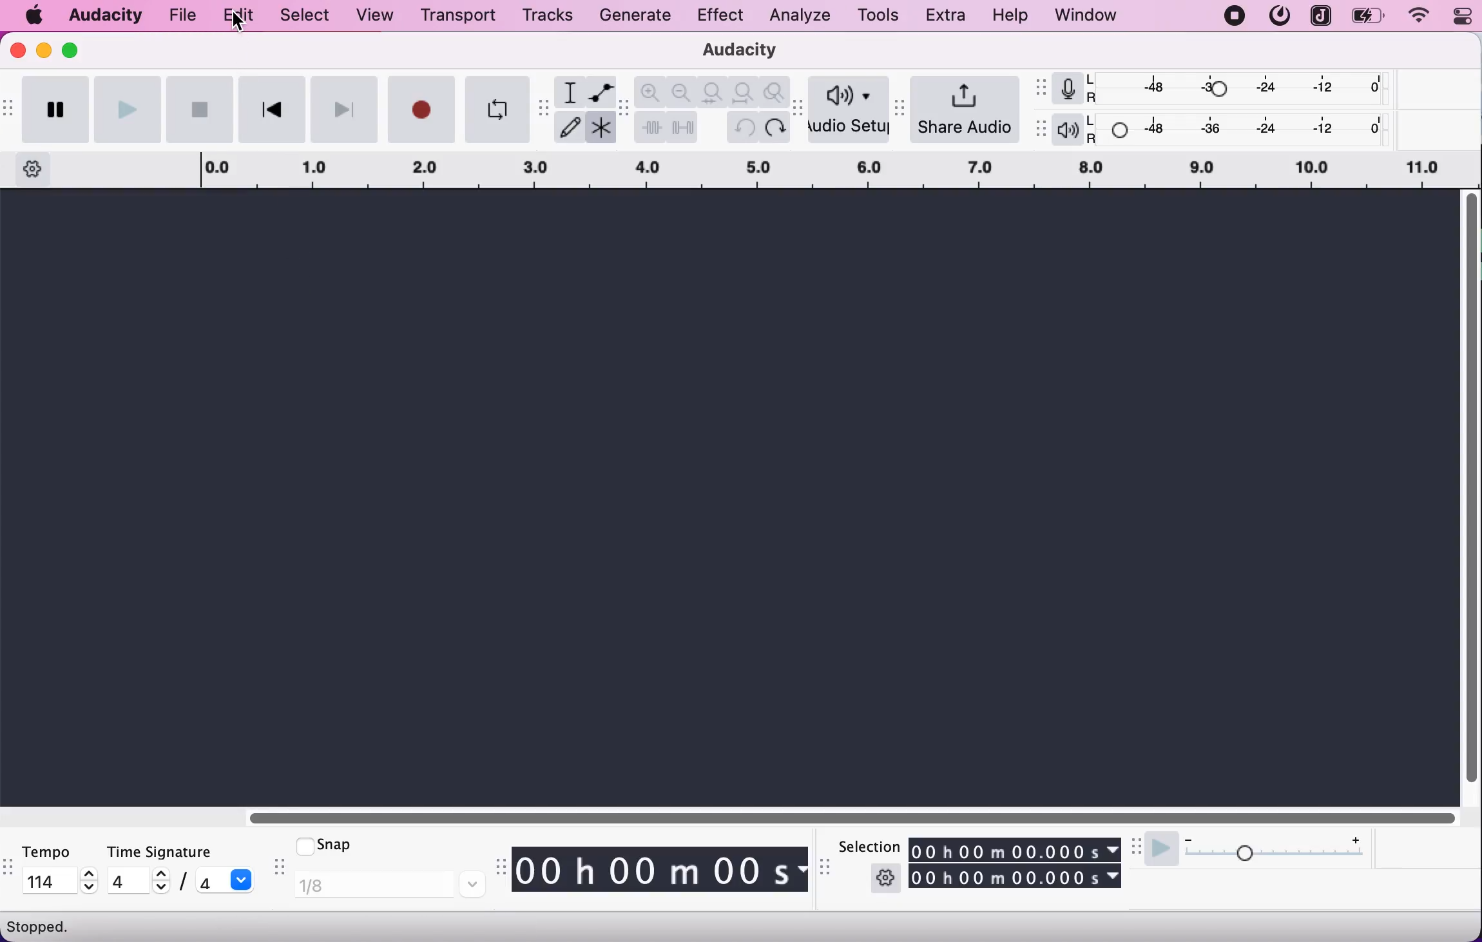  I want to click on zoom out, so click(682, 91).